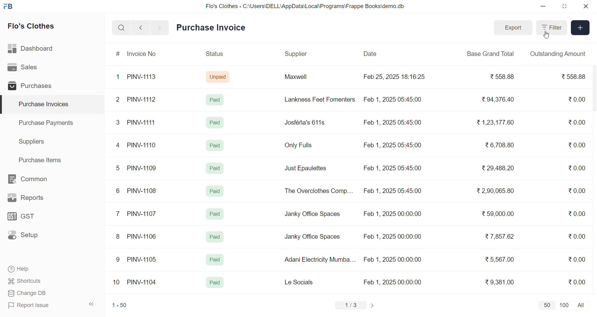 The width and height of the screenshot is (597, 317). I want to click on Janky Office Spaces, so click(313, 214).